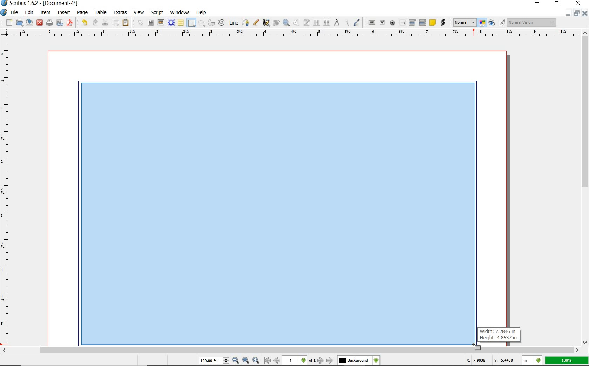  I want to click on pdf list box, so click(422, 22).